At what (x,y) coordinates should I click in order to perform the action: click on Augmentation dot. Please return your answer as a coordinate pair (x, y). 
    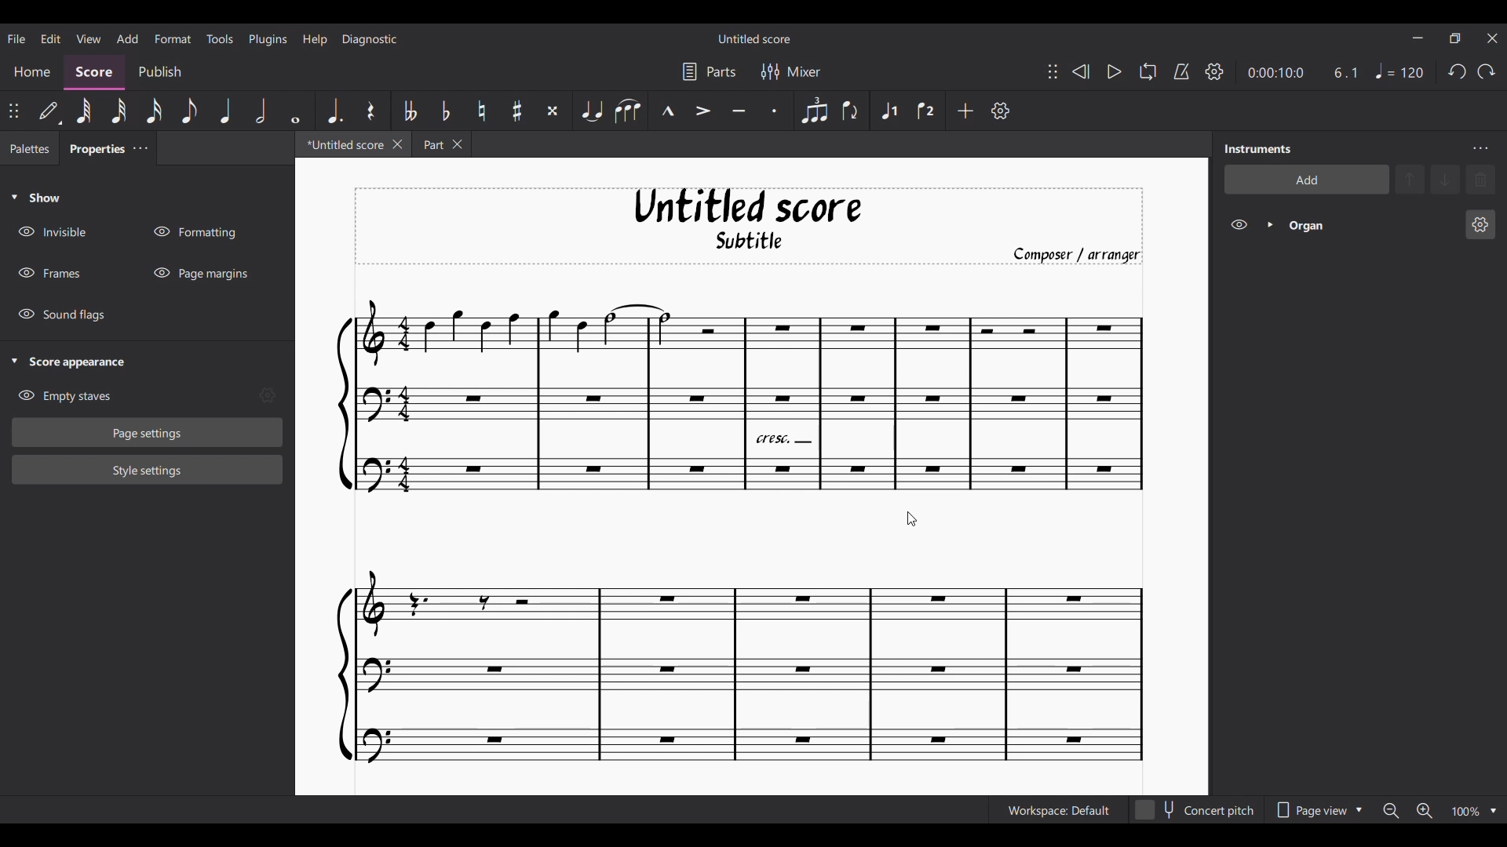
    Looking at the image, I should click on (334, 111).